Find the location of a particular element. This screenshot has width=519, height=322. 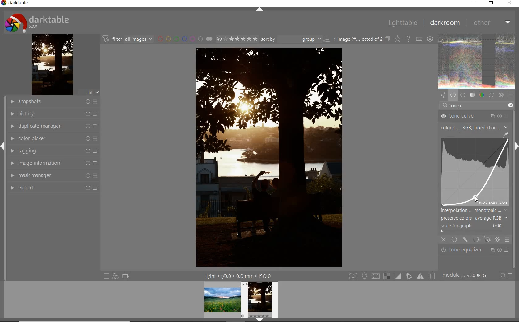

export is located at coordinates (53, 188).